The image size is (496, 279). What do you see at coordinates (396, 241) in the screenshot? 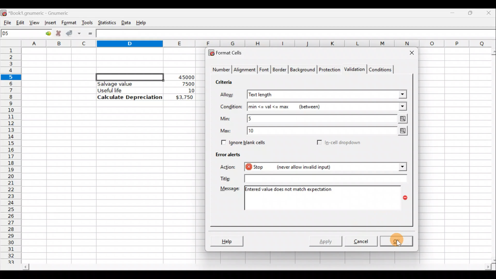
I see `OK` at bounding box center [396, 241].